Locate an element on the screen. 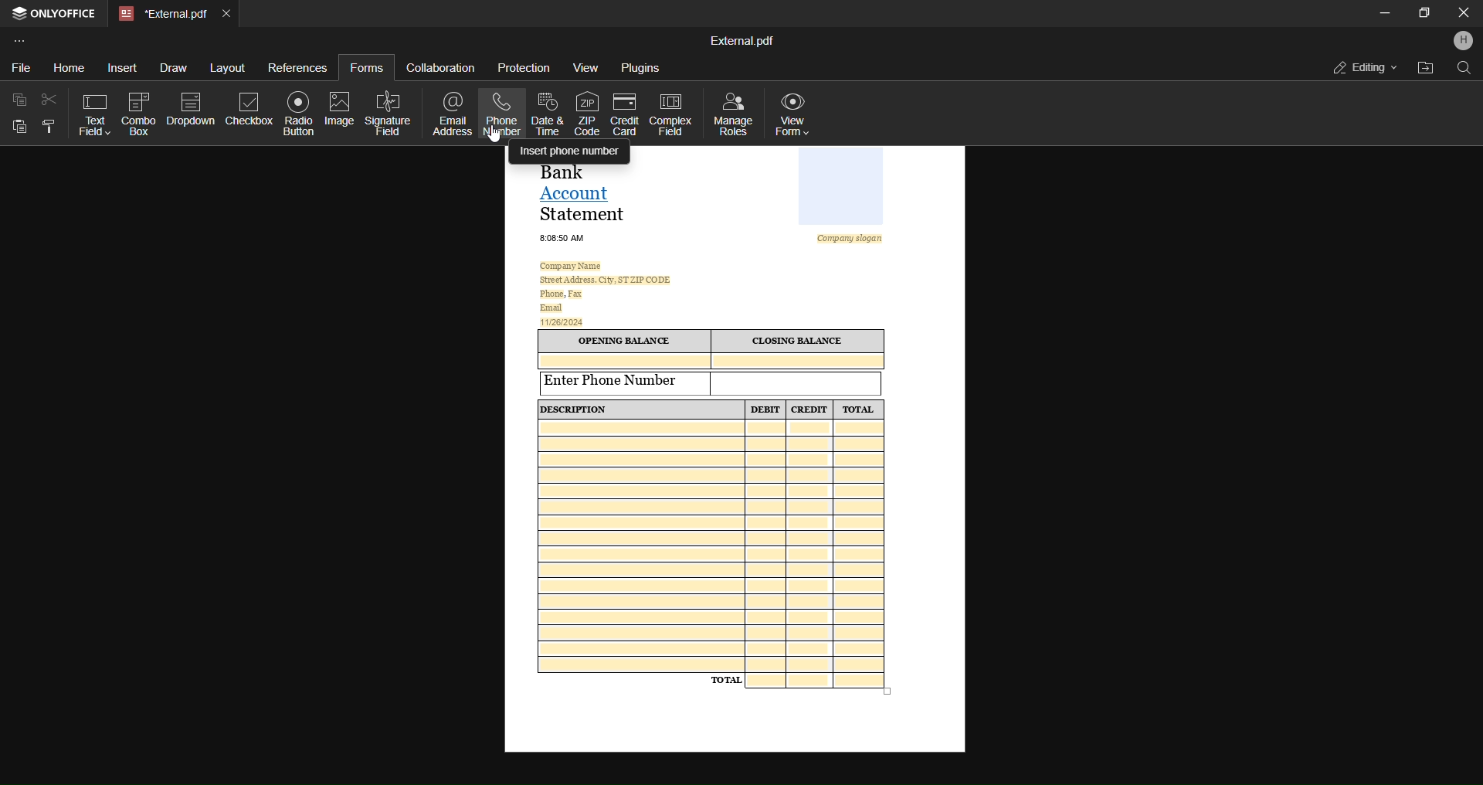  home is located at coordinates (68, 66).